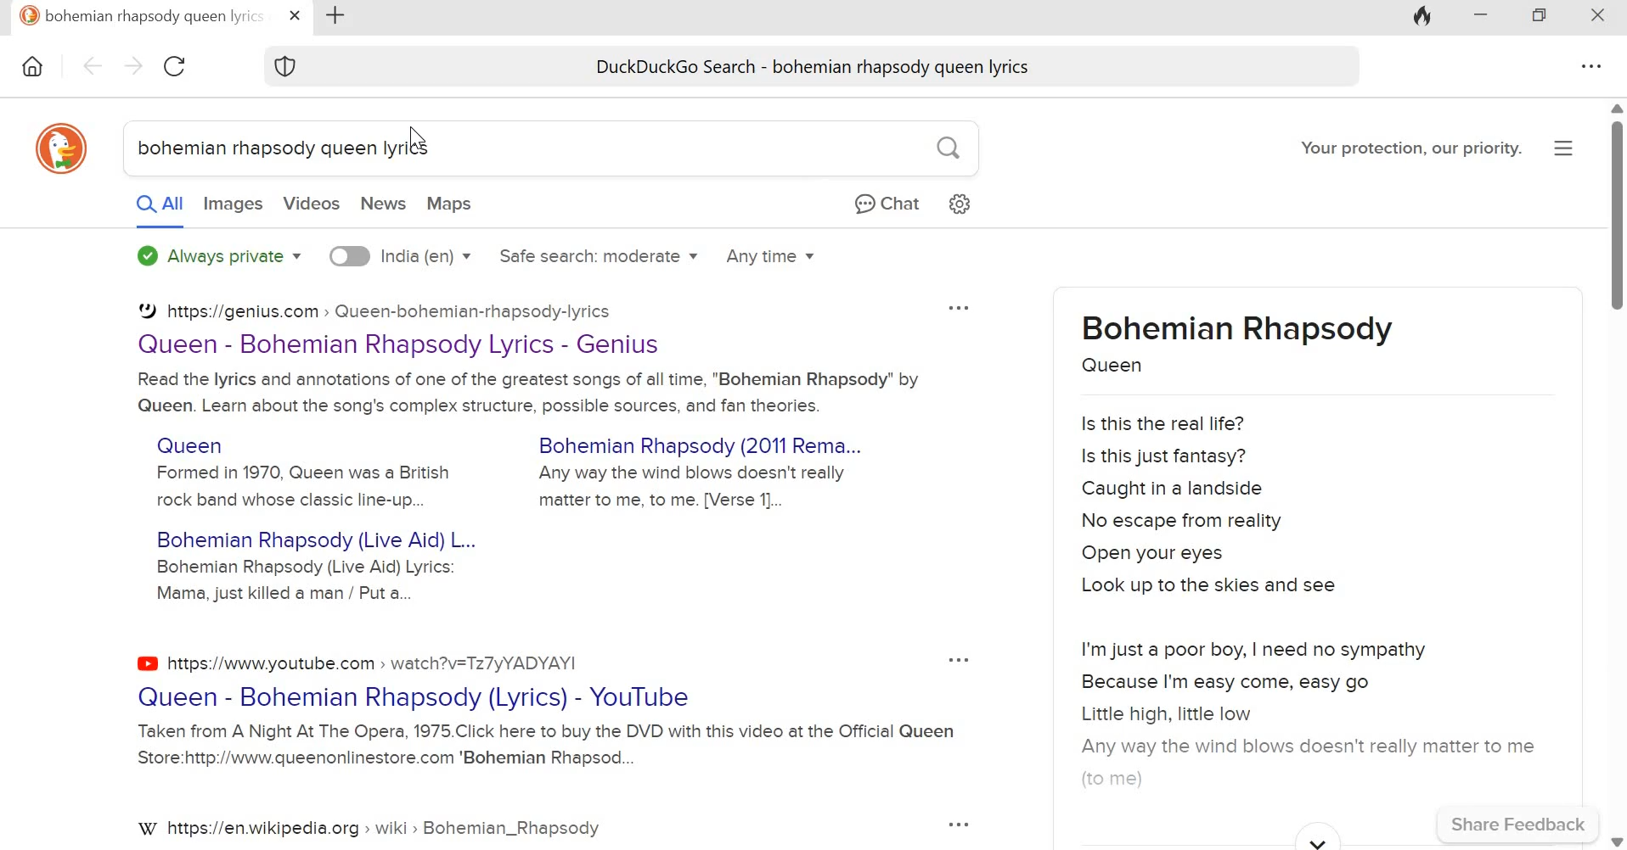 This screenshot has height=850, width=1627. I want to click on Videos, so click(312, 204).